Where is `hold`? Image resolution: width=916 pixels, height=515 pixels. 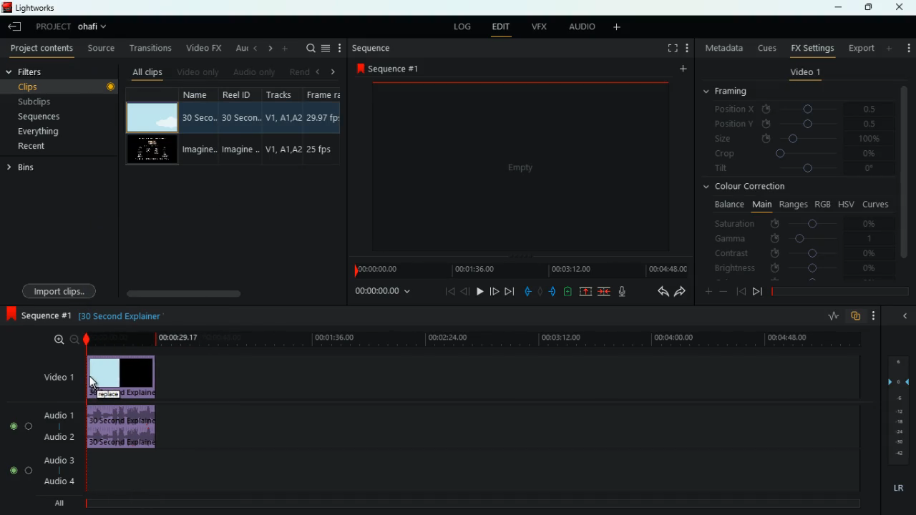 hold is located at coordinates (540, 292).